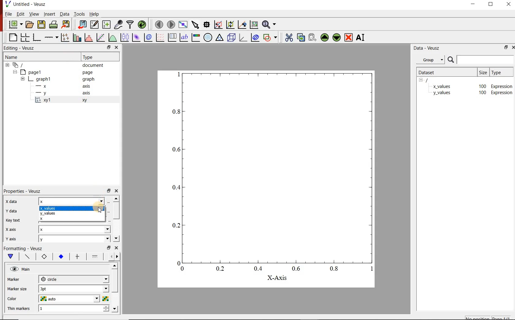 The image size is (515, 320). I want to click on y_values, so click(442, 93).